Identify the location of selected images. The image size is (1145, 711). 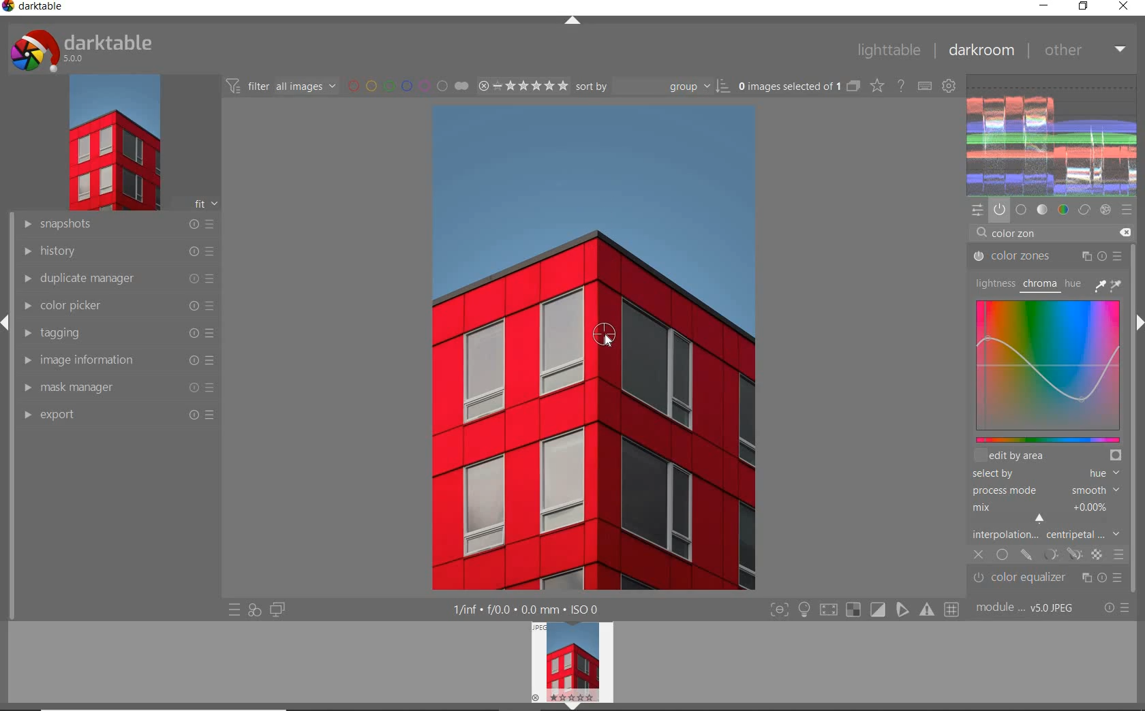
(798, 87).